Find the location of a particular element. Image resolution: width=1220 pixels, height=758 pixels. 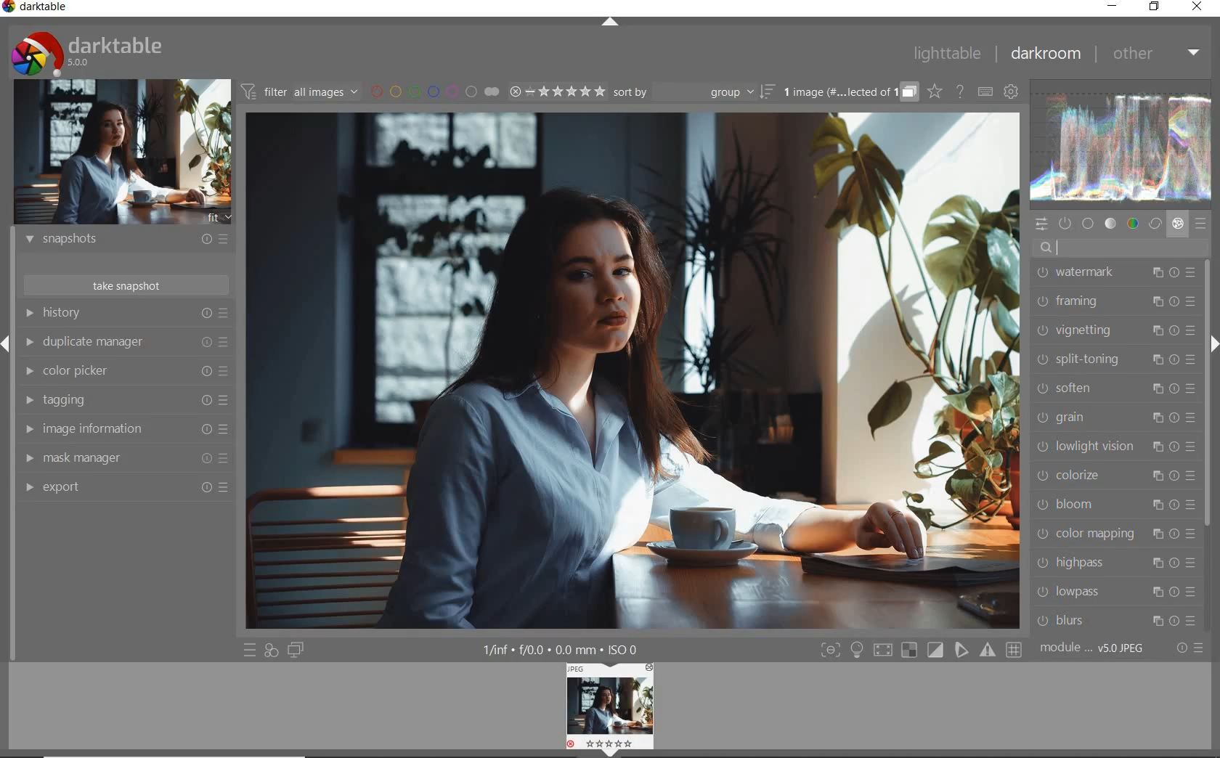

blurs is located at coordinates (1119, 620).